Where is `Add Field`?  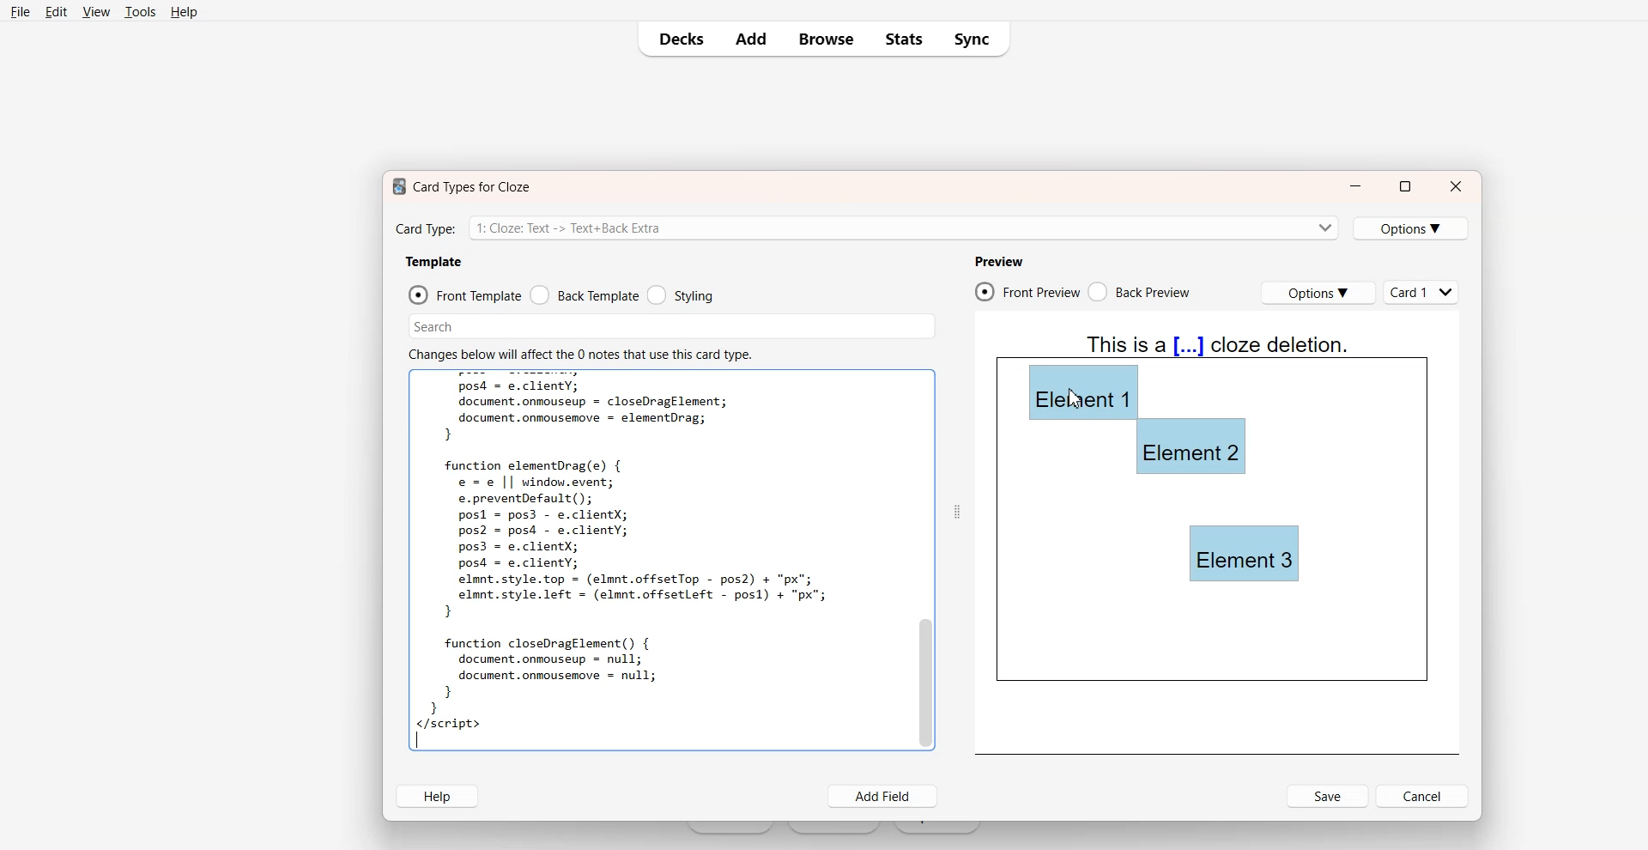
Add Field is located at coordinates (884, 797).